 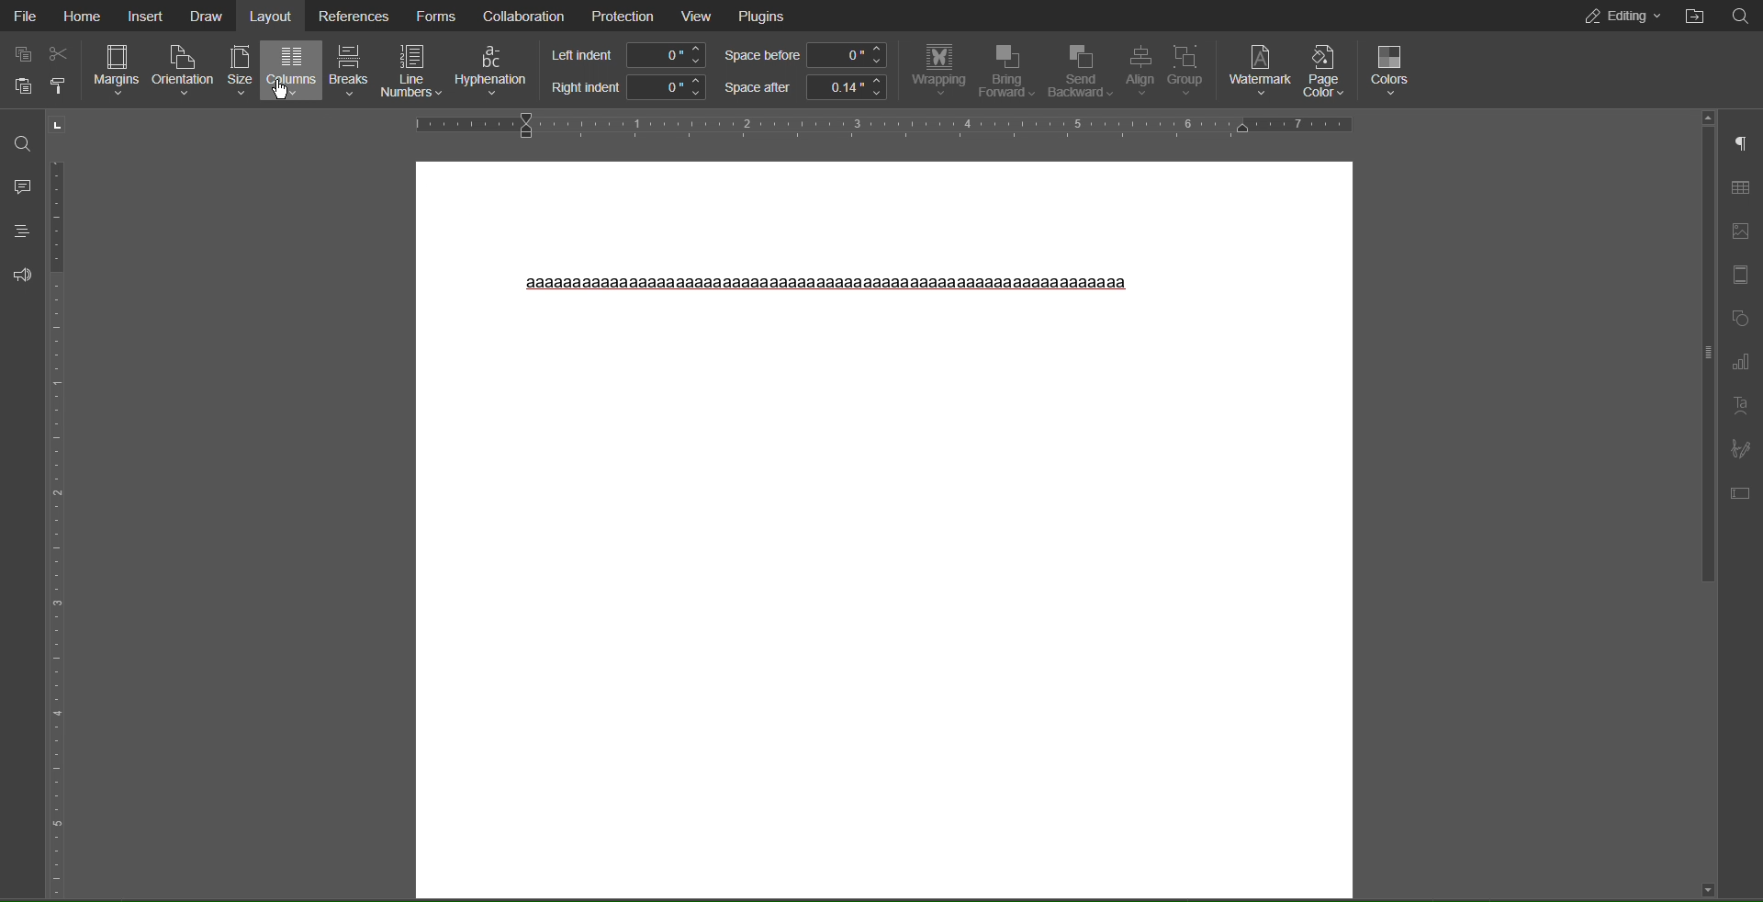 I want to click on Watermark, so click(x=1260, y=68).